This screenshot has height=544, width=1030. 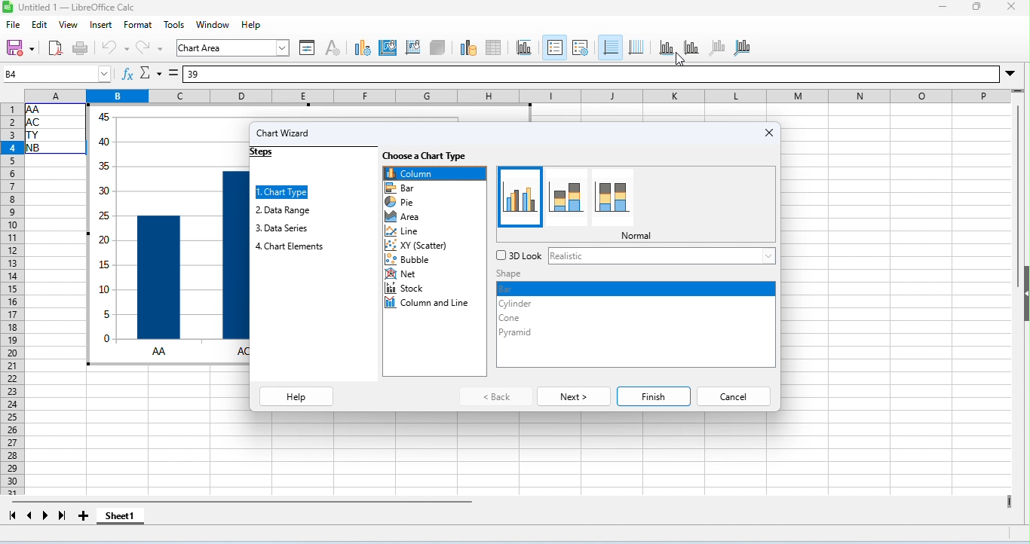 I want to click on tools, so click(x=174, y=24).